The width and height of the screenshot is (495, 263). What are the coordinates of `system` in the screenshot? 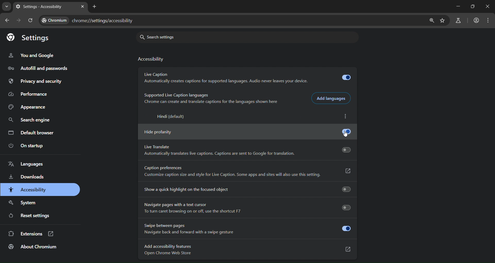 It's located at (24, 202).